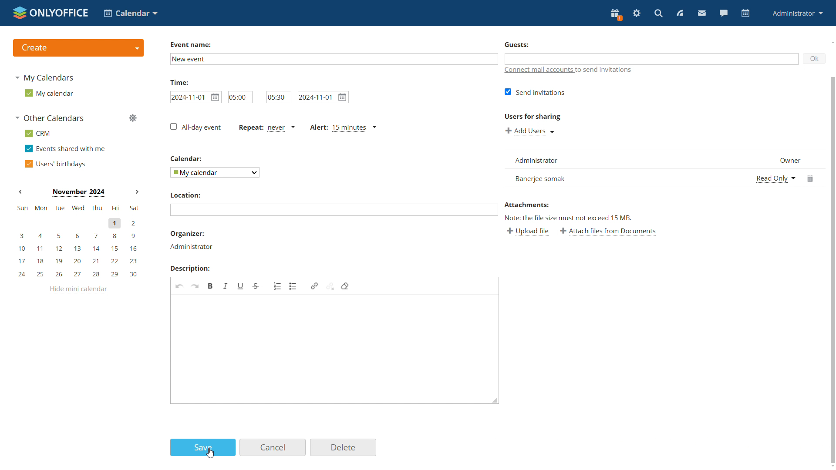 The image size is (836, 470). I want to click on mini calendar, so click(78, 241).